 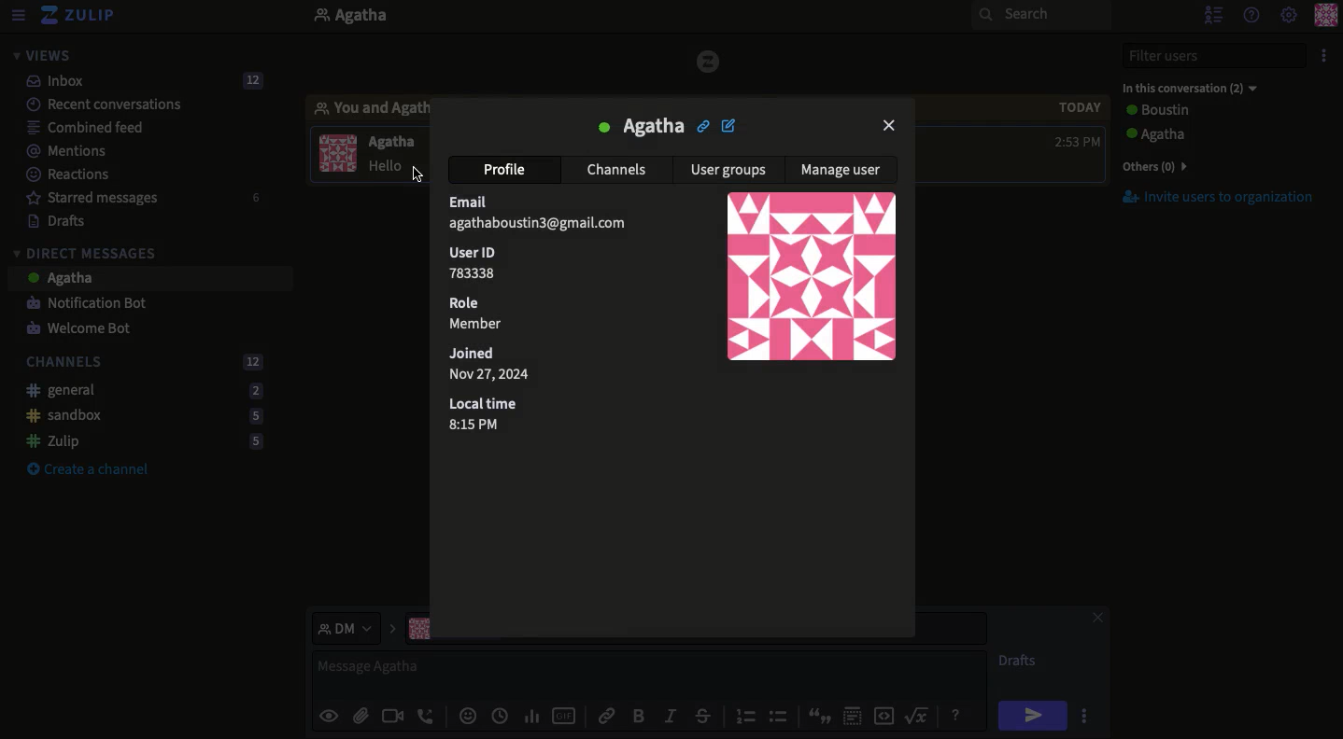 I want to click on General, so click(x=145, y=391).